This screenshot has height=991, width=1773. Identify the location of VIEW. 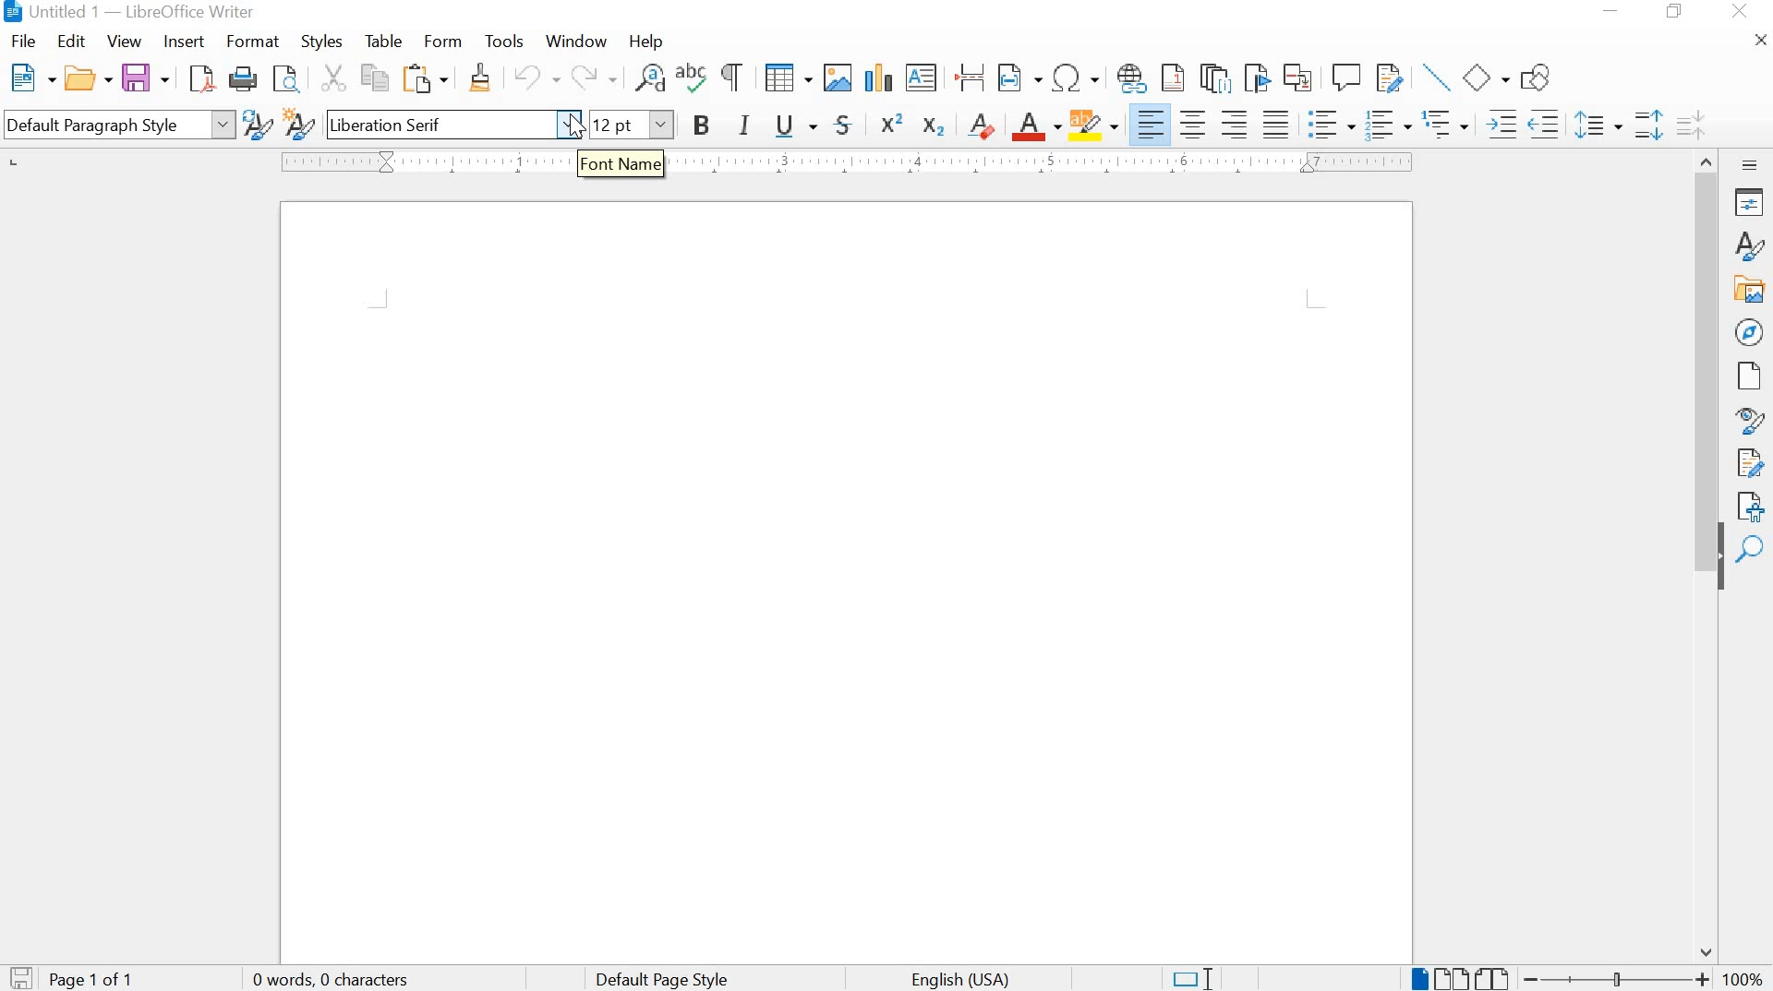
(126, 42).